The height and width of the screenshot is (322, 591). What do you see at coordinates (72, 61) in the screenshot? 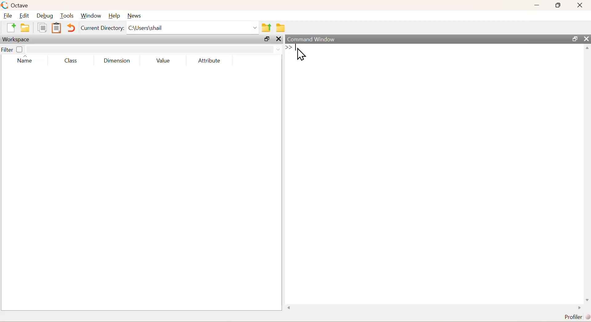
I see `Class` at bounding box center [72, 61].